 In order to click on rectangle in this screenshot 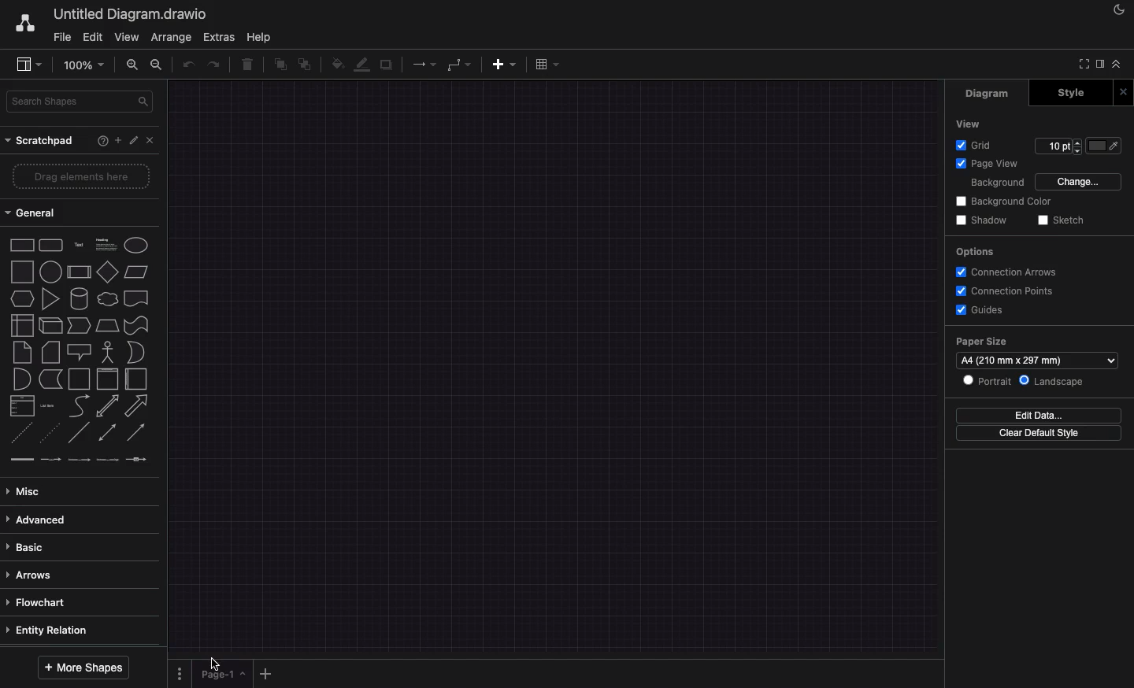, I will do `click(23, 246)`.